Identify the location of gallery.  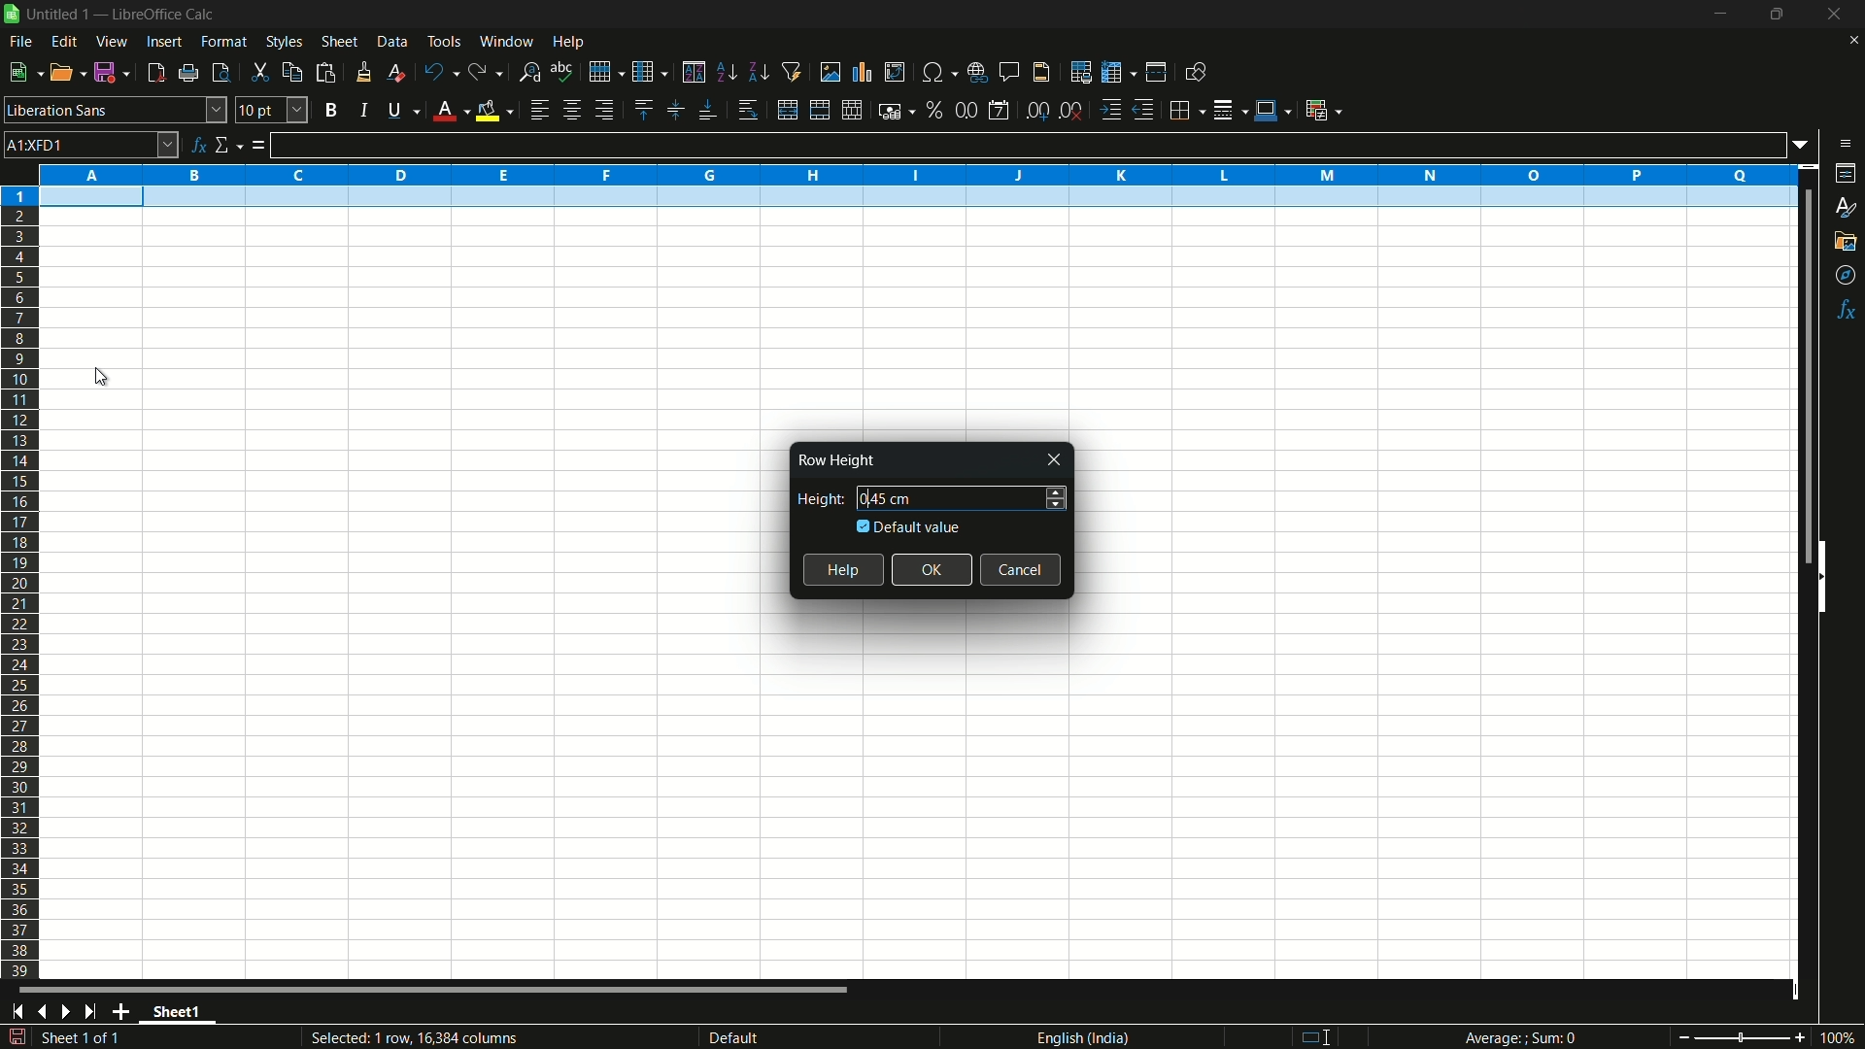
(1847, 241).